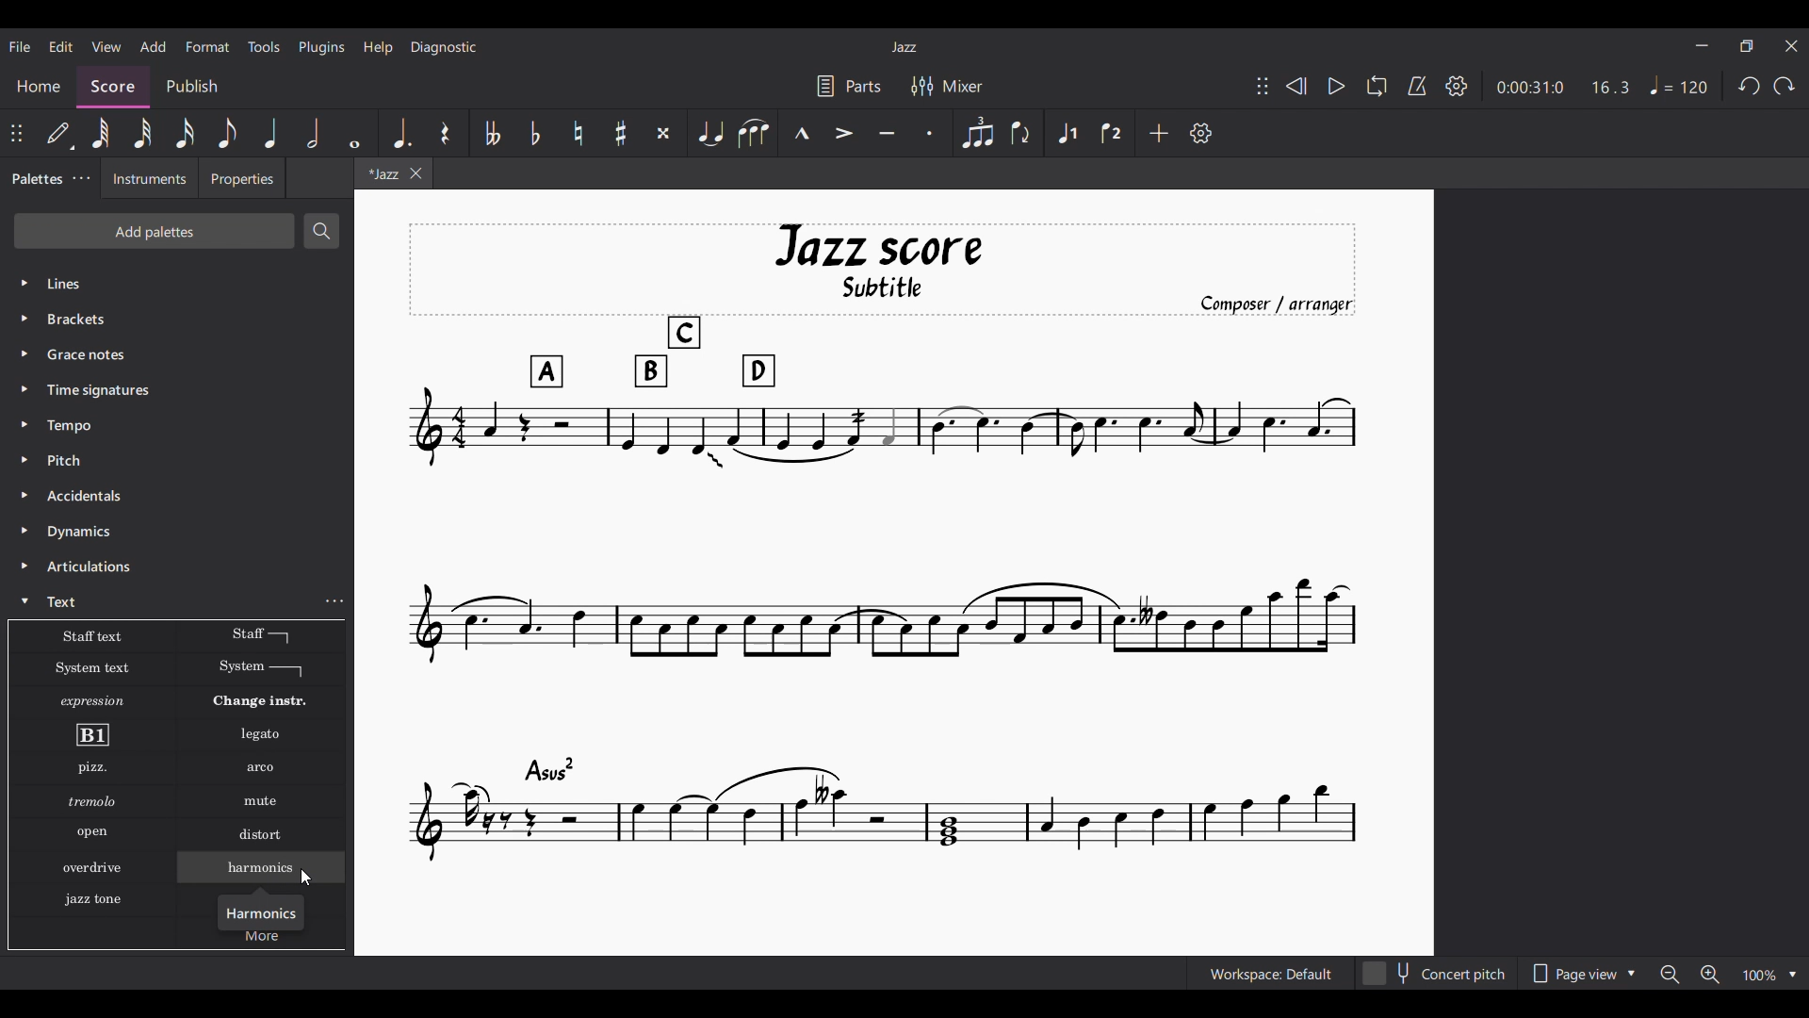  Describe the element at coordinates (185, 133) in the screenshot. I see `16th note` at that location.